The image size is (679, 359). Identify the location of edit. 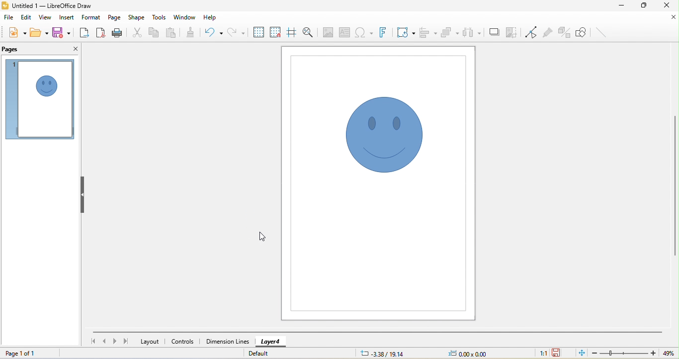
(24, 19).